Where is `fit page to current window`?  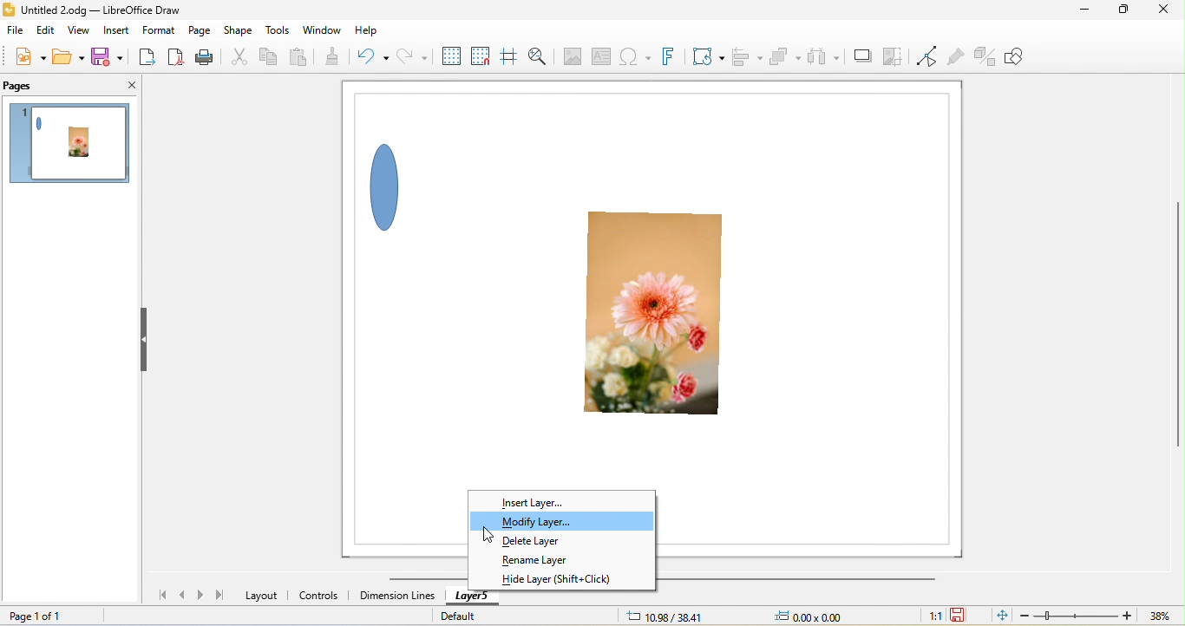
fit page to current window is located at coordinates (1000, 615).